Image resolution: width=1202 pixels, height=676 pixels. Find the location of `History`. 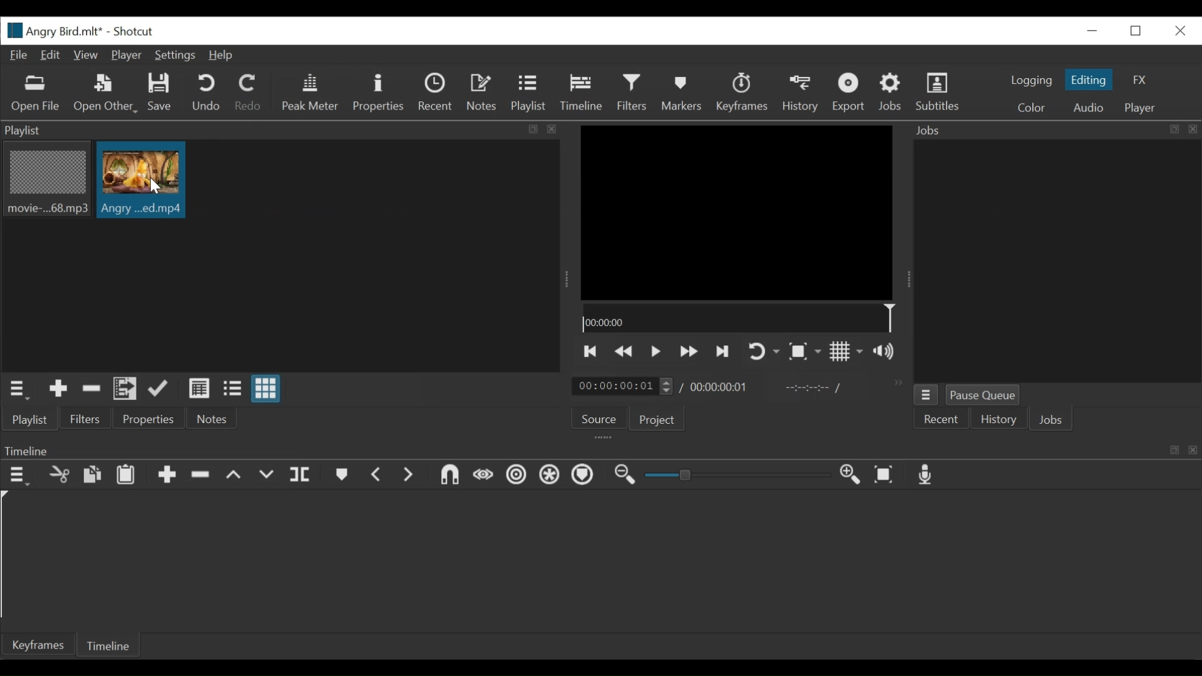

History is located at coordinates (801, 94).